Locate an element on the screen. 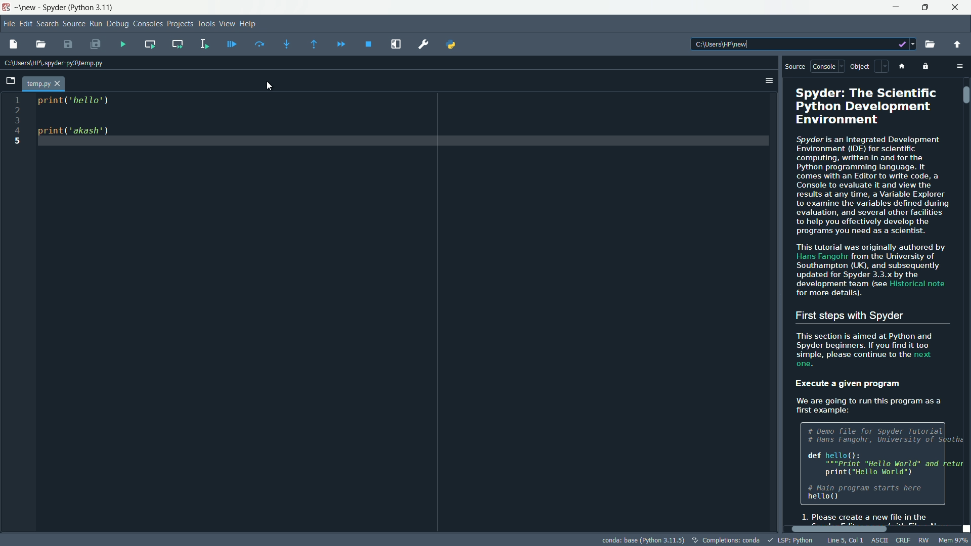  run selection or current line is located at coordinates (202, 43).